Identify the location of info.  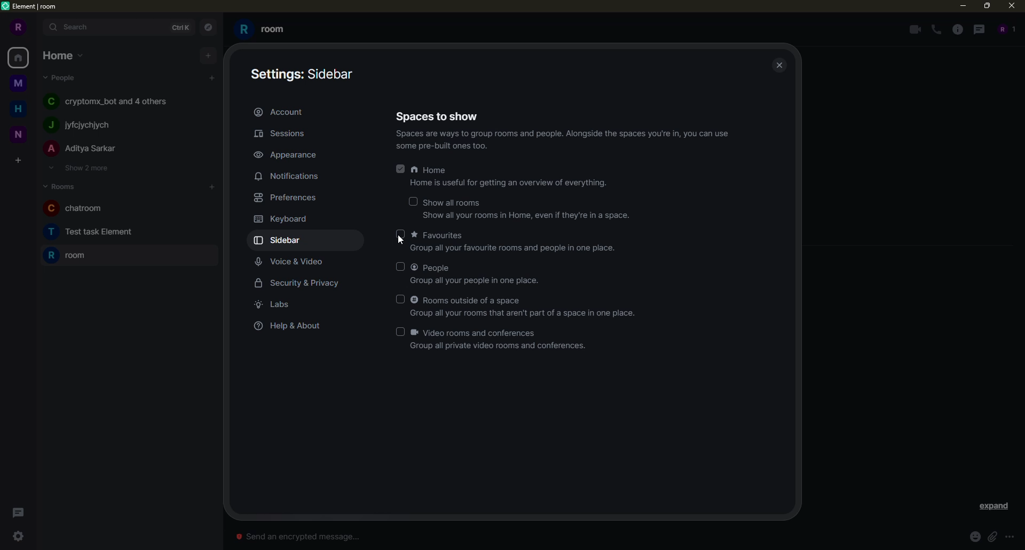
(958, 29).